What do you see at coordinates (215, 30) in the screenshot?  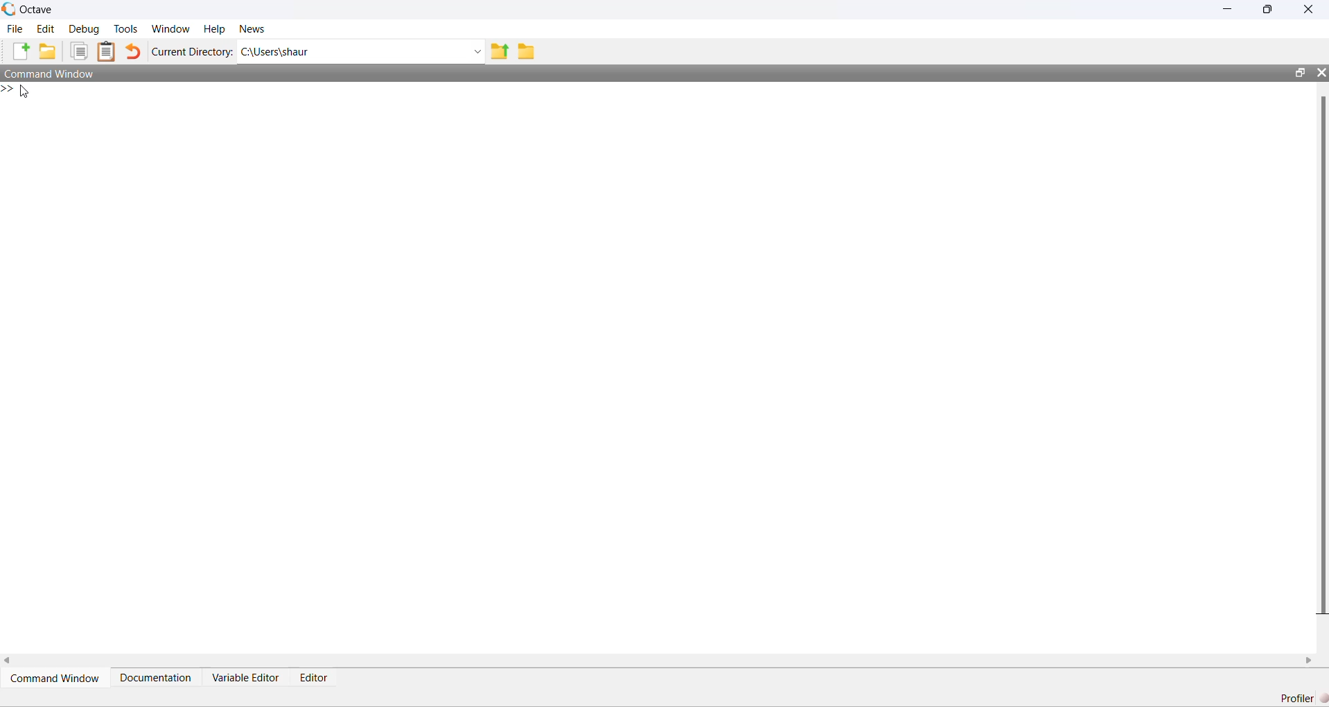 I see `Help` at bounding box center [215, 30].